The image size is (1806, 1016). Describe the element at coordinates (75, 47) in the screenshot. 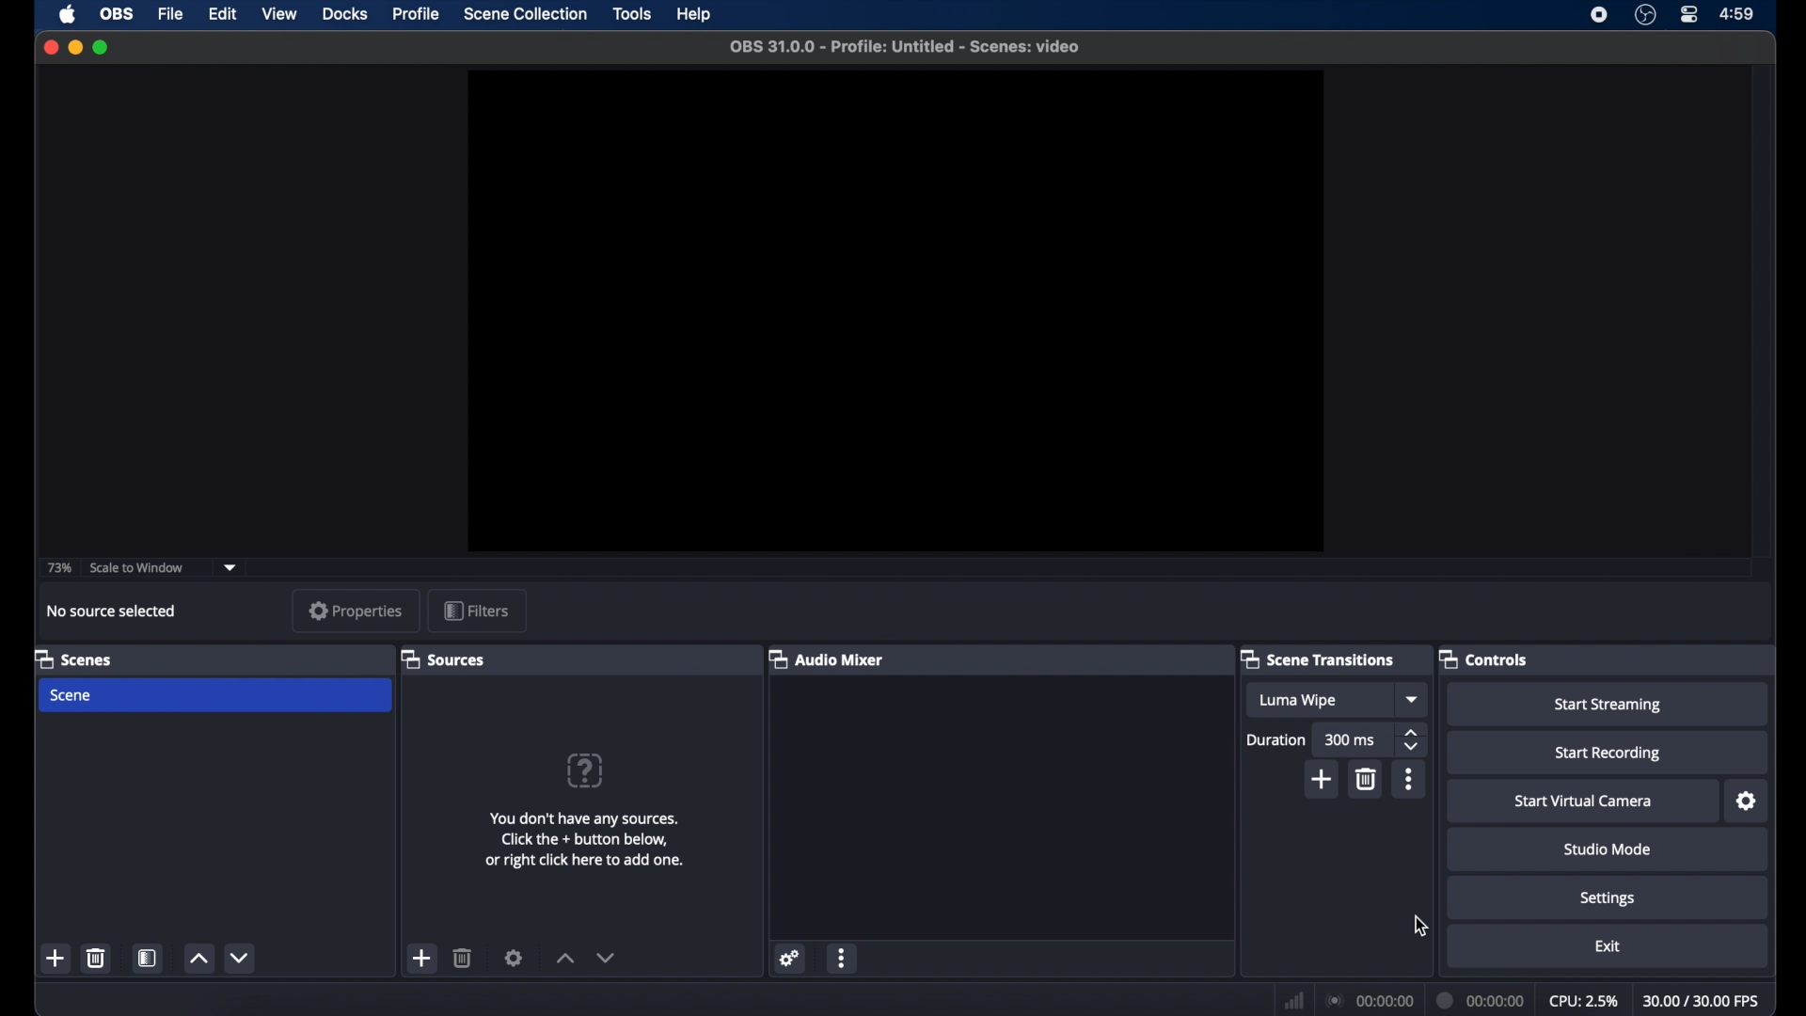

I see `minimize` at that location.